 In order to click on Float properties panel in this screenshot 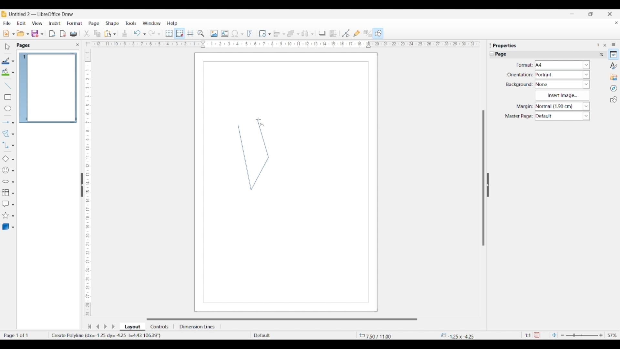, I will do `click(490, 45)`.